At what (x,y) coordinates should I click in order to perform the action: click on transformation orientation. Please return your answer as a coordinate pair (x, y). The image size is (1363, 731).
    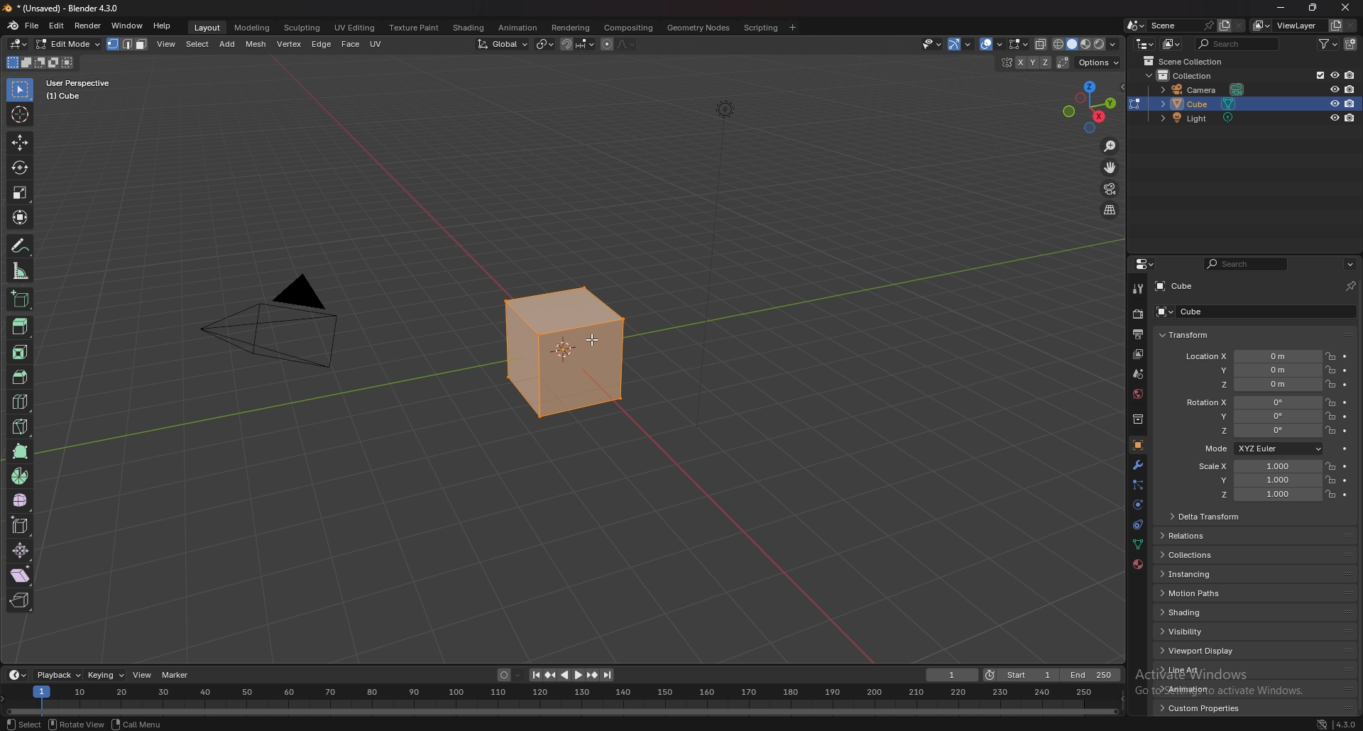
    Looking at the image, I should click on (502, 44).